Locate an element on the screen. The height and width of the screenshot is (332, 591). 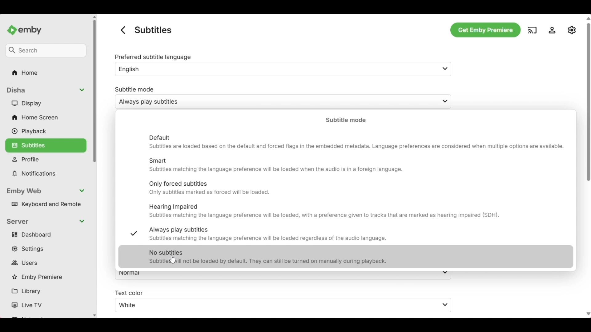
Home screen is located at coordinates (47, 117).